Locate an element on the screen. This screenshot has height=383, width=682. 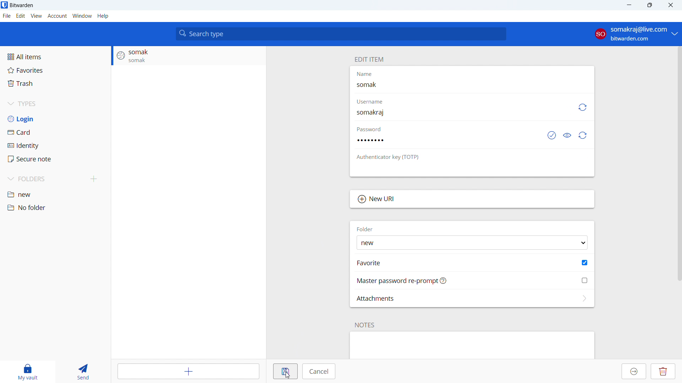
toggle visibility is located at coordinates (568, 135).